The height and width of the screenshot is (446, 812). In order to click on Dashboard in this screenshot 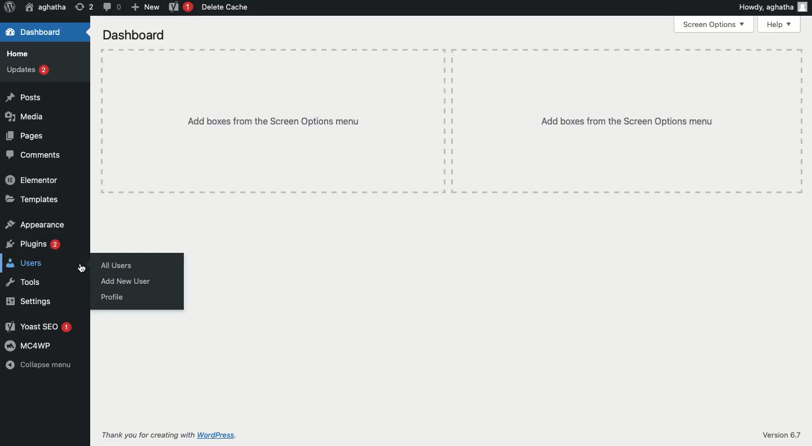, I will do `click(133, 35)`.